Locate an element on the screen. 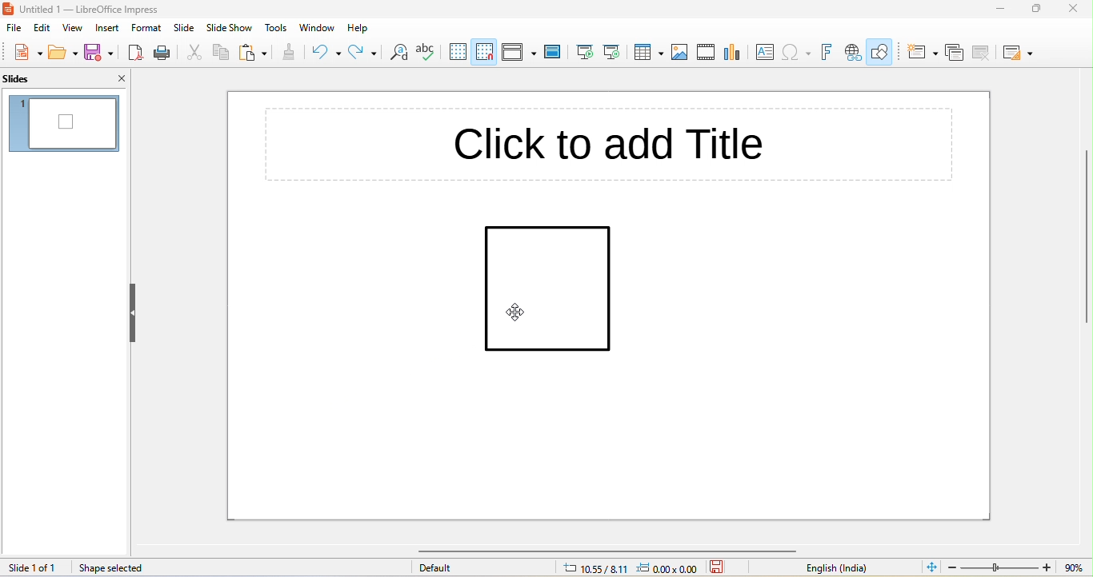 This screenshot has height=577, width=1093. format is located at coordinates (144, 28).